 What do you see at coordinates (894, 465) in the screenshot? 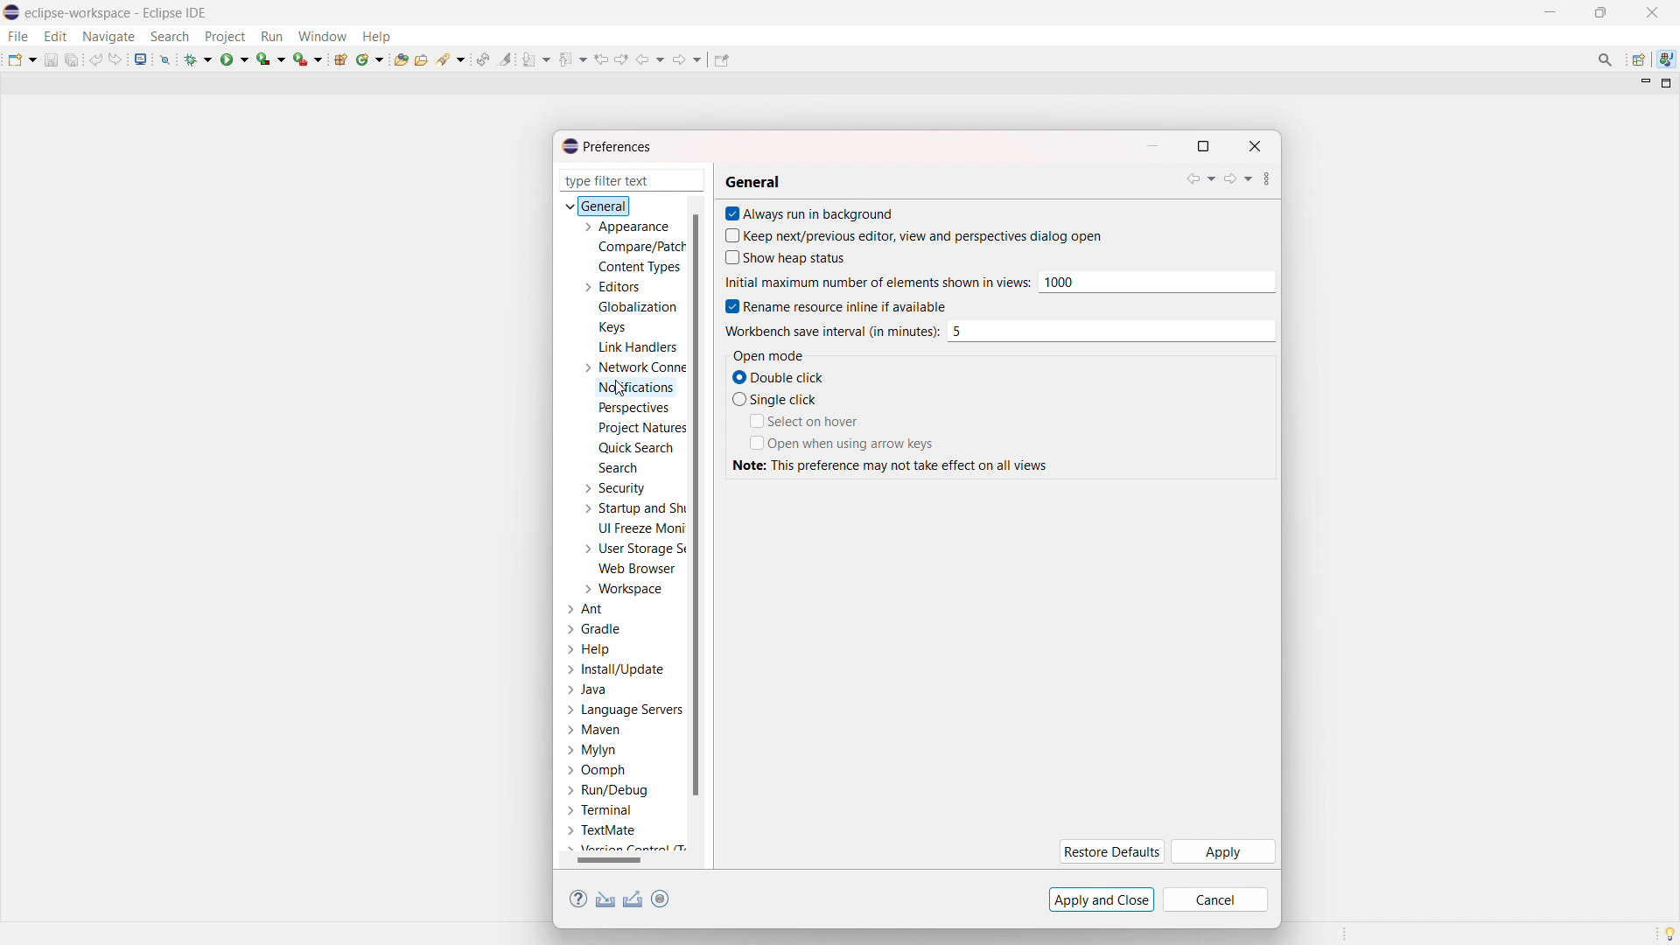
I see `text` at bounding box center [894, 465].